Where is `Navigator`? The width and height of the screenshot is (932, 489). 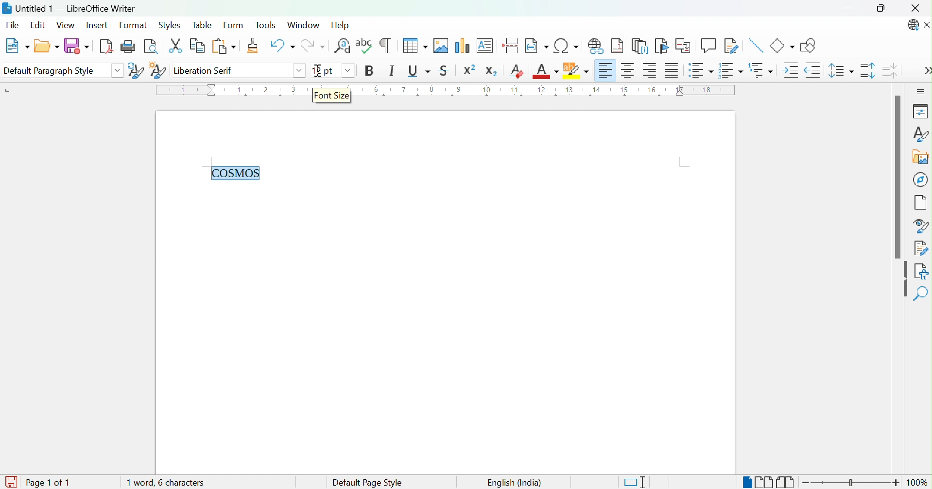 Navigator is located at coordinates (921, 179).